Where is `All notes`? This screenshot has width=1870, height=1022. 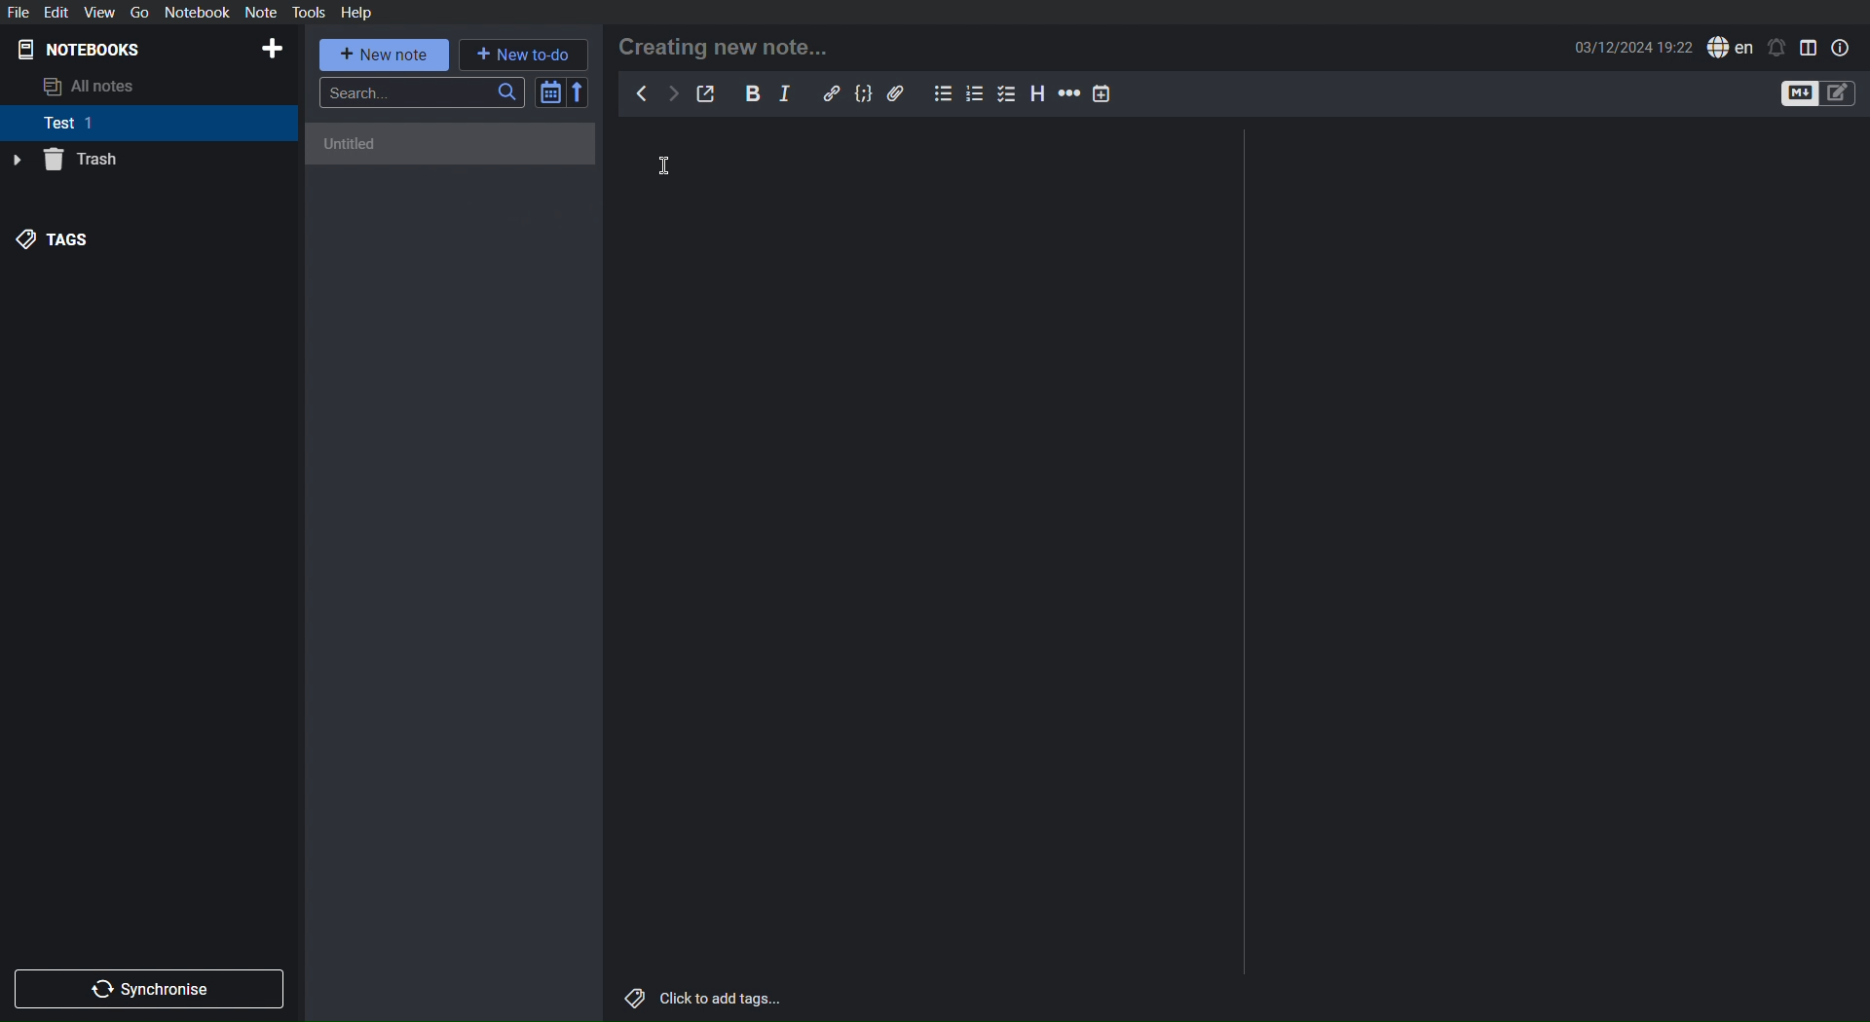 All notes is located at coordinates (93, 89).